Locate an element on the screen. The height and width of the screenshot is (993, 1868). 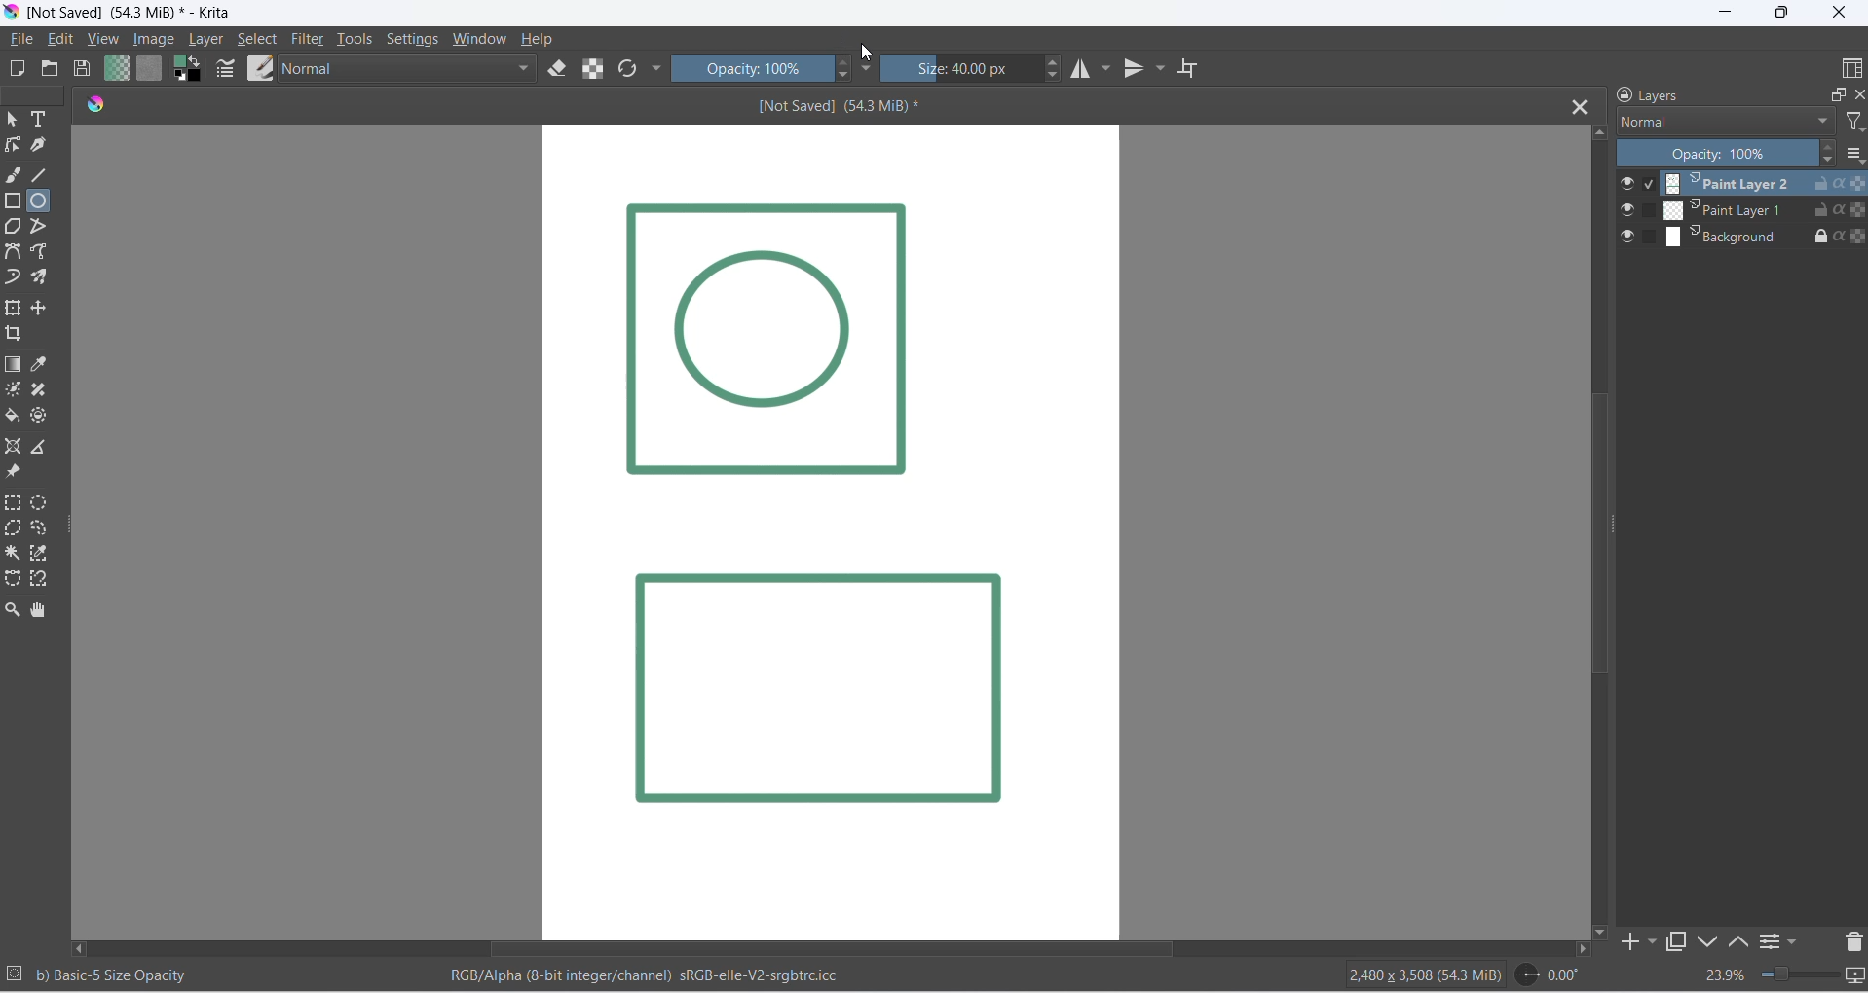
refresh is located at coordinates (626, 71).